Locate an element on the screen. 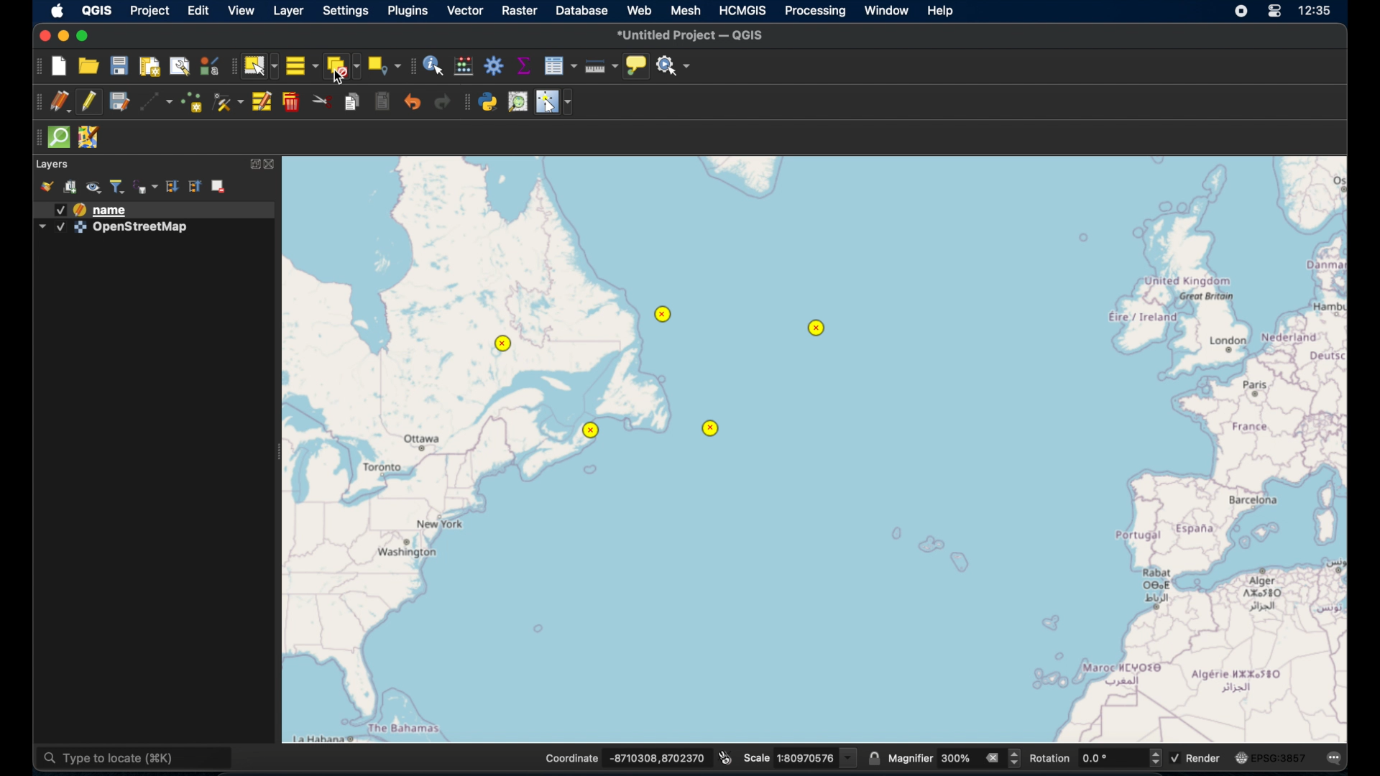 Image resolution: width=1380 pixels, height=776 pixels. render is located at coordinates (1205, 757).